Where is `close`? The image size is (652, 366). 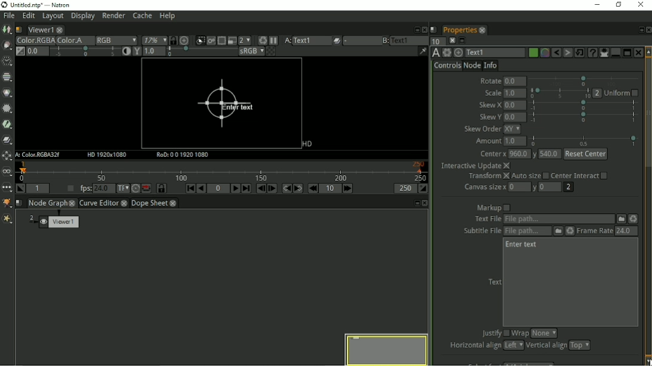
close is located at coordinates (60, 30).